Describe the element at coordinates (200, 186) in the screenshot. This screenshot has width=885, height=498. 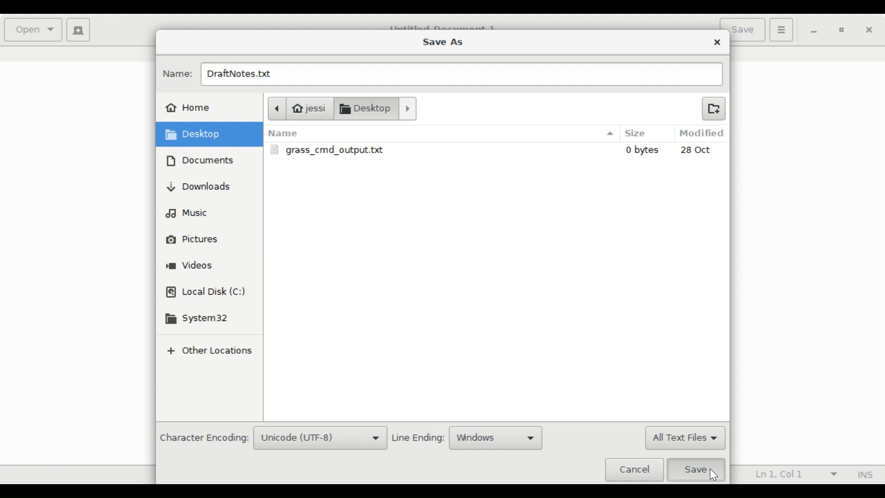
I see `Downloads` at that location.